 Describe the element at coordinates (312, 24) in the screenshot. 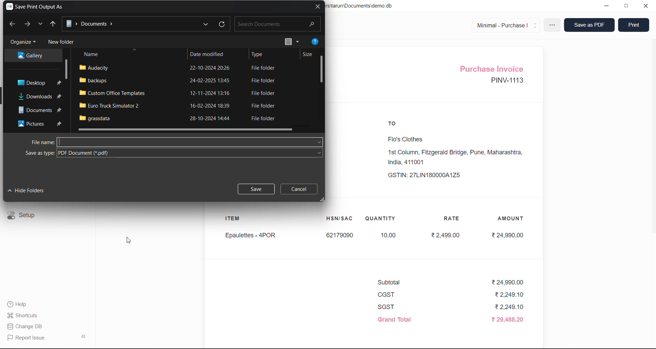

I see `search` at that location.